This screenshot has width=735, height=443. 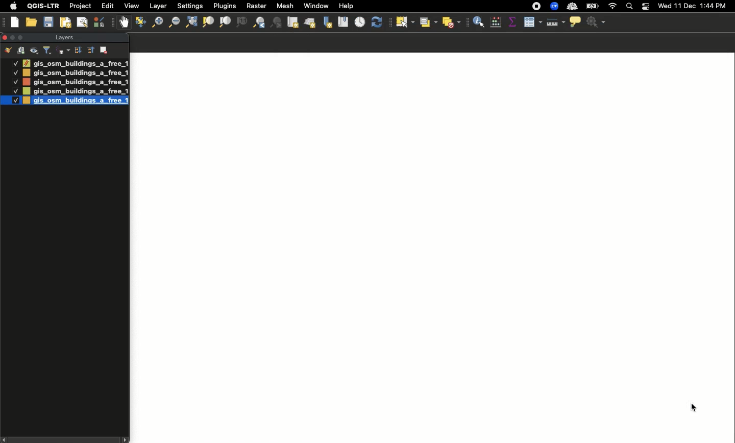 I want to click on Wif, so click(x=612, y=7).